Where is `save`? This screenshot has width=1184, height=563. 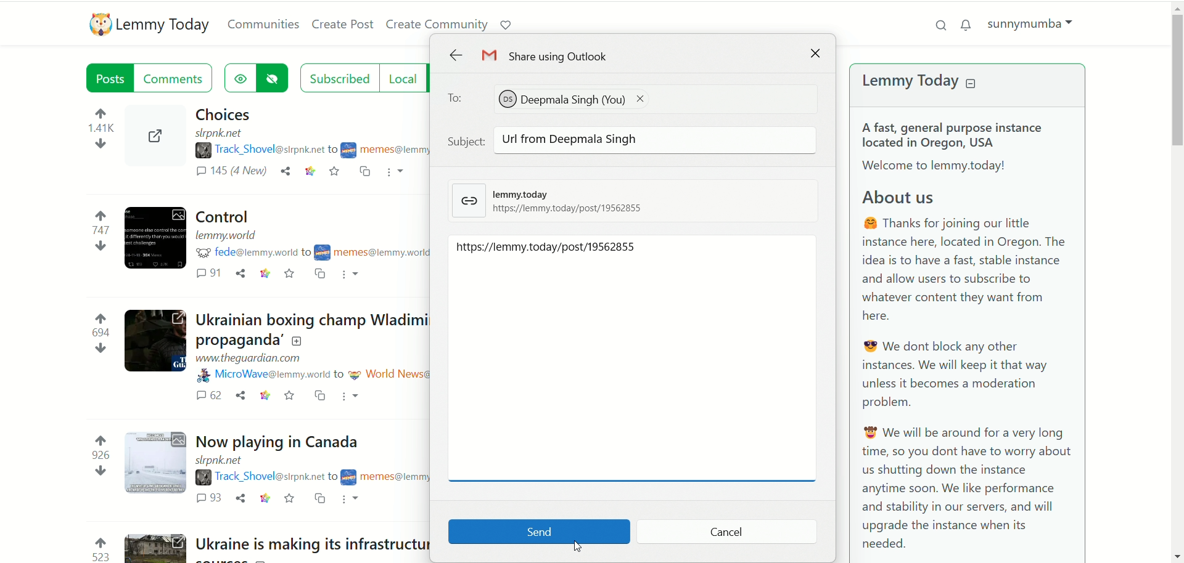 save is located at coordinates (336, 172).